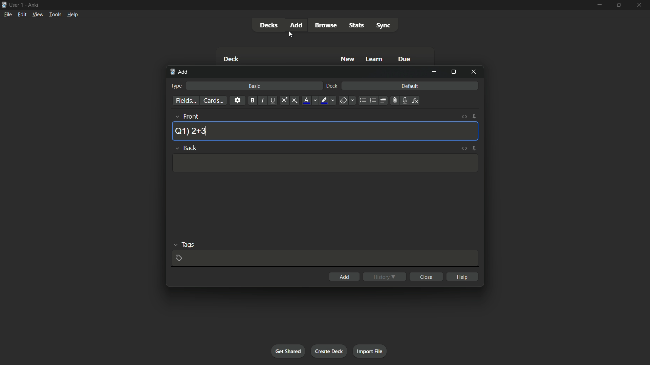 This screenshot has height=365, width=650. I want to click on basic, so click(255, 86).